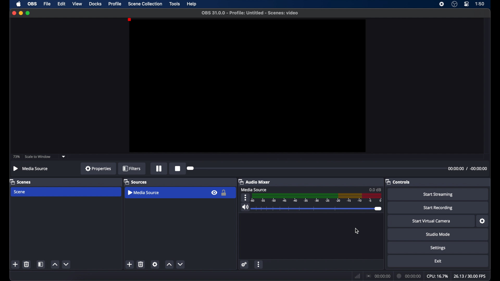 The width and height of the screenshot is (500, 281). What do you see at coordinates (244, 264) in the screenshot?
I see `settings` at bounding box center [244, 264].